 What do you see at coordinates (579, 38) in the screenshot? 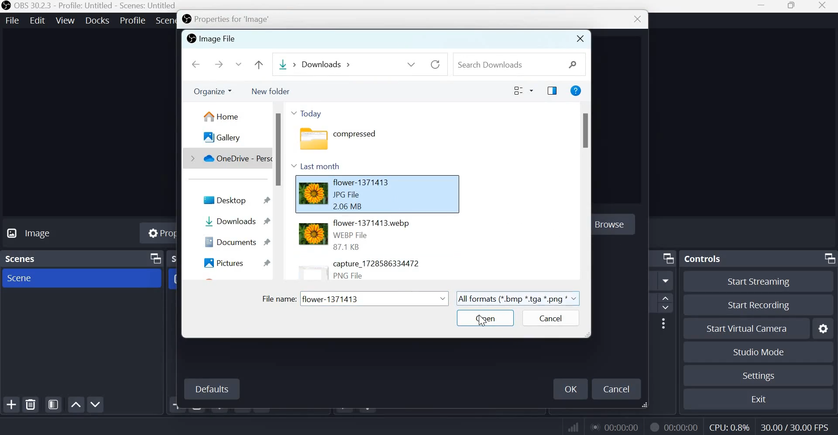
I see `close` at bounding box center [579, 38].